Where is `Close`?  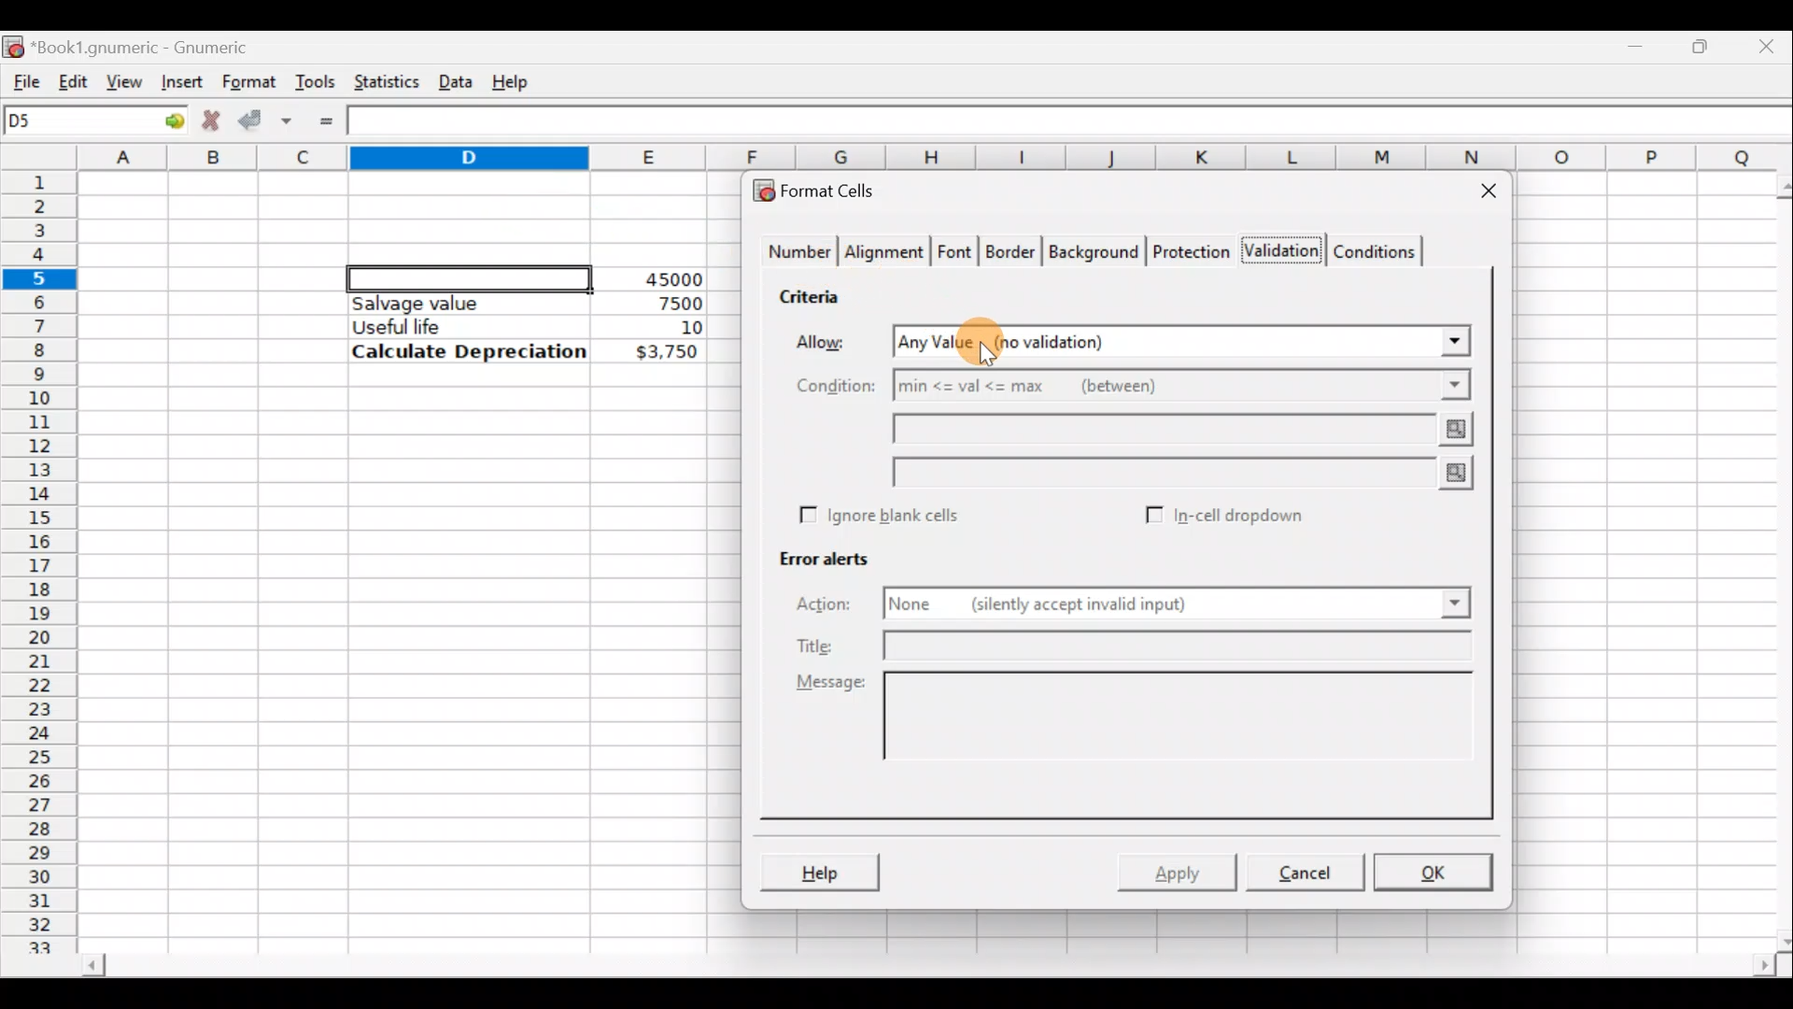
Close is located at coordinates (1770, 47).